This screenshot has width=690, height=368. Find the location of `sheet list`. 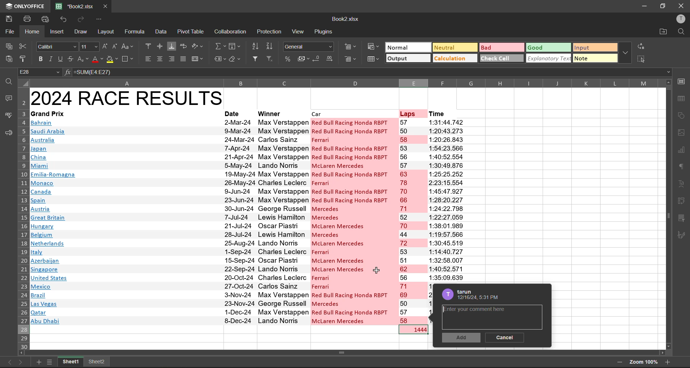

sheet list is located at coordinates (50, 362).